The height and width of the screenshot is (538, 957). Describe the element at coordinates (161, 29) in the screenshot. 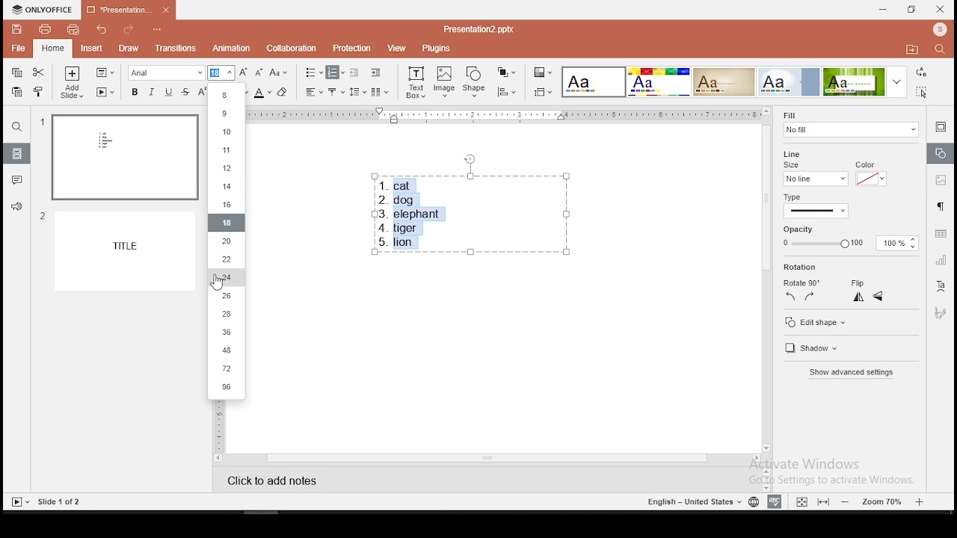

I see `customize quick access toolbar` at that location.